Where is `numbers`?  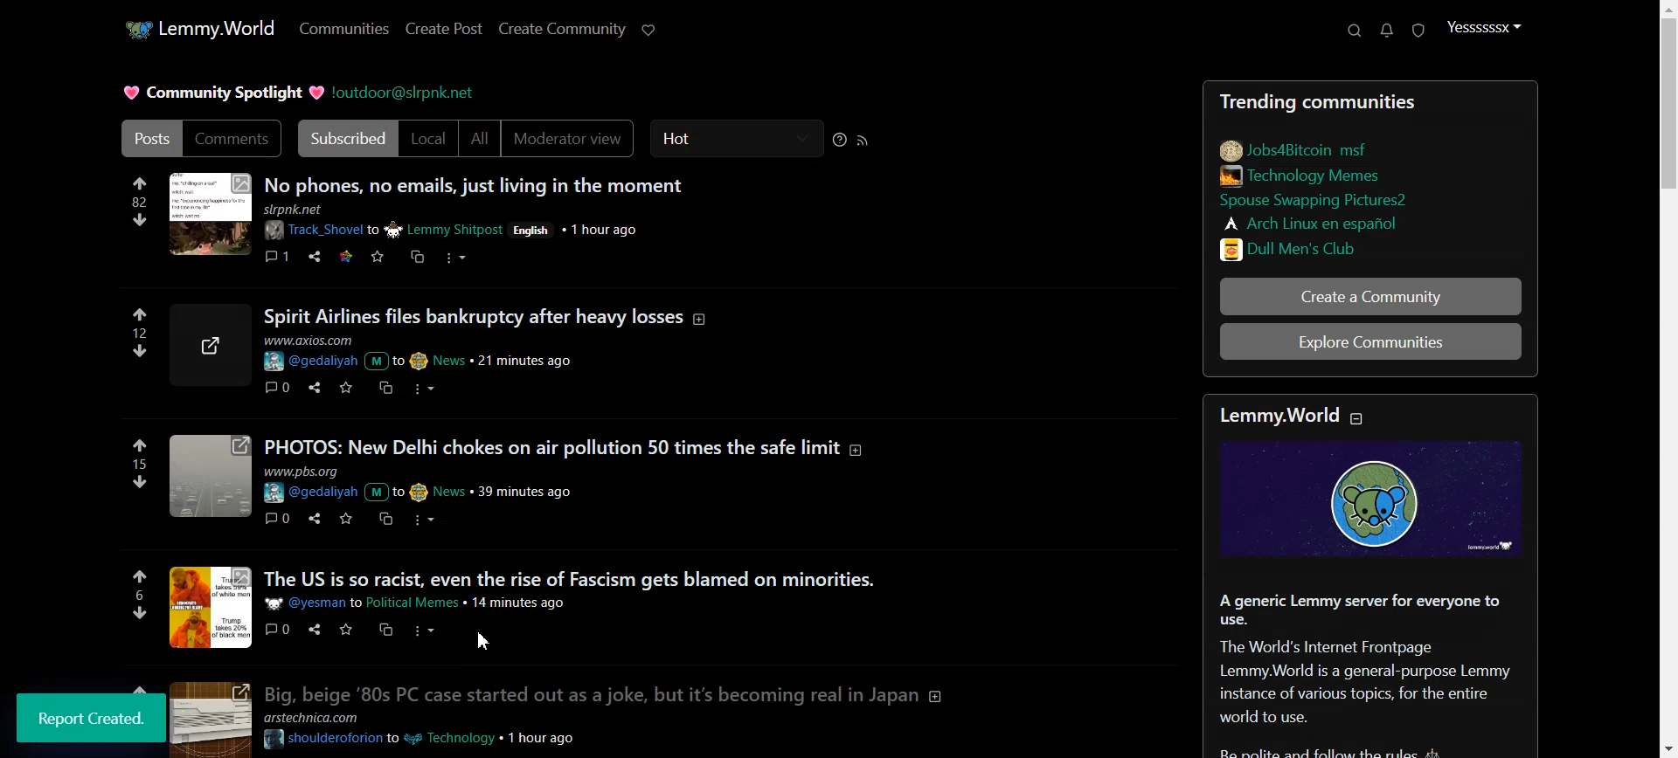 numbers is located at coordinates (140, 464).